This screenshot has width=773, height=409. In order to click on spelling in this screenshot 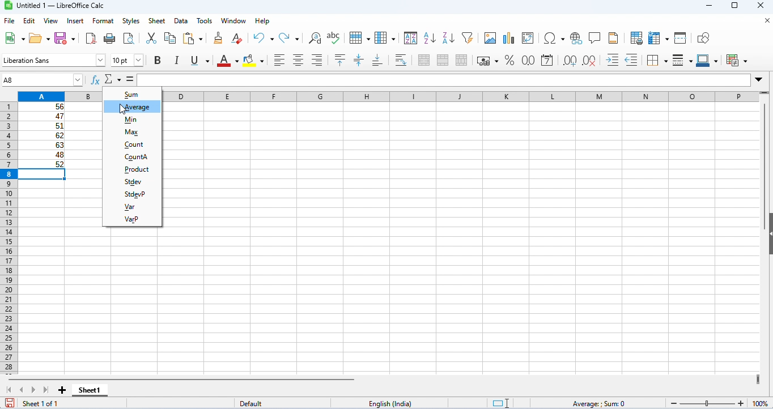, I will do `click(334, 37)`.